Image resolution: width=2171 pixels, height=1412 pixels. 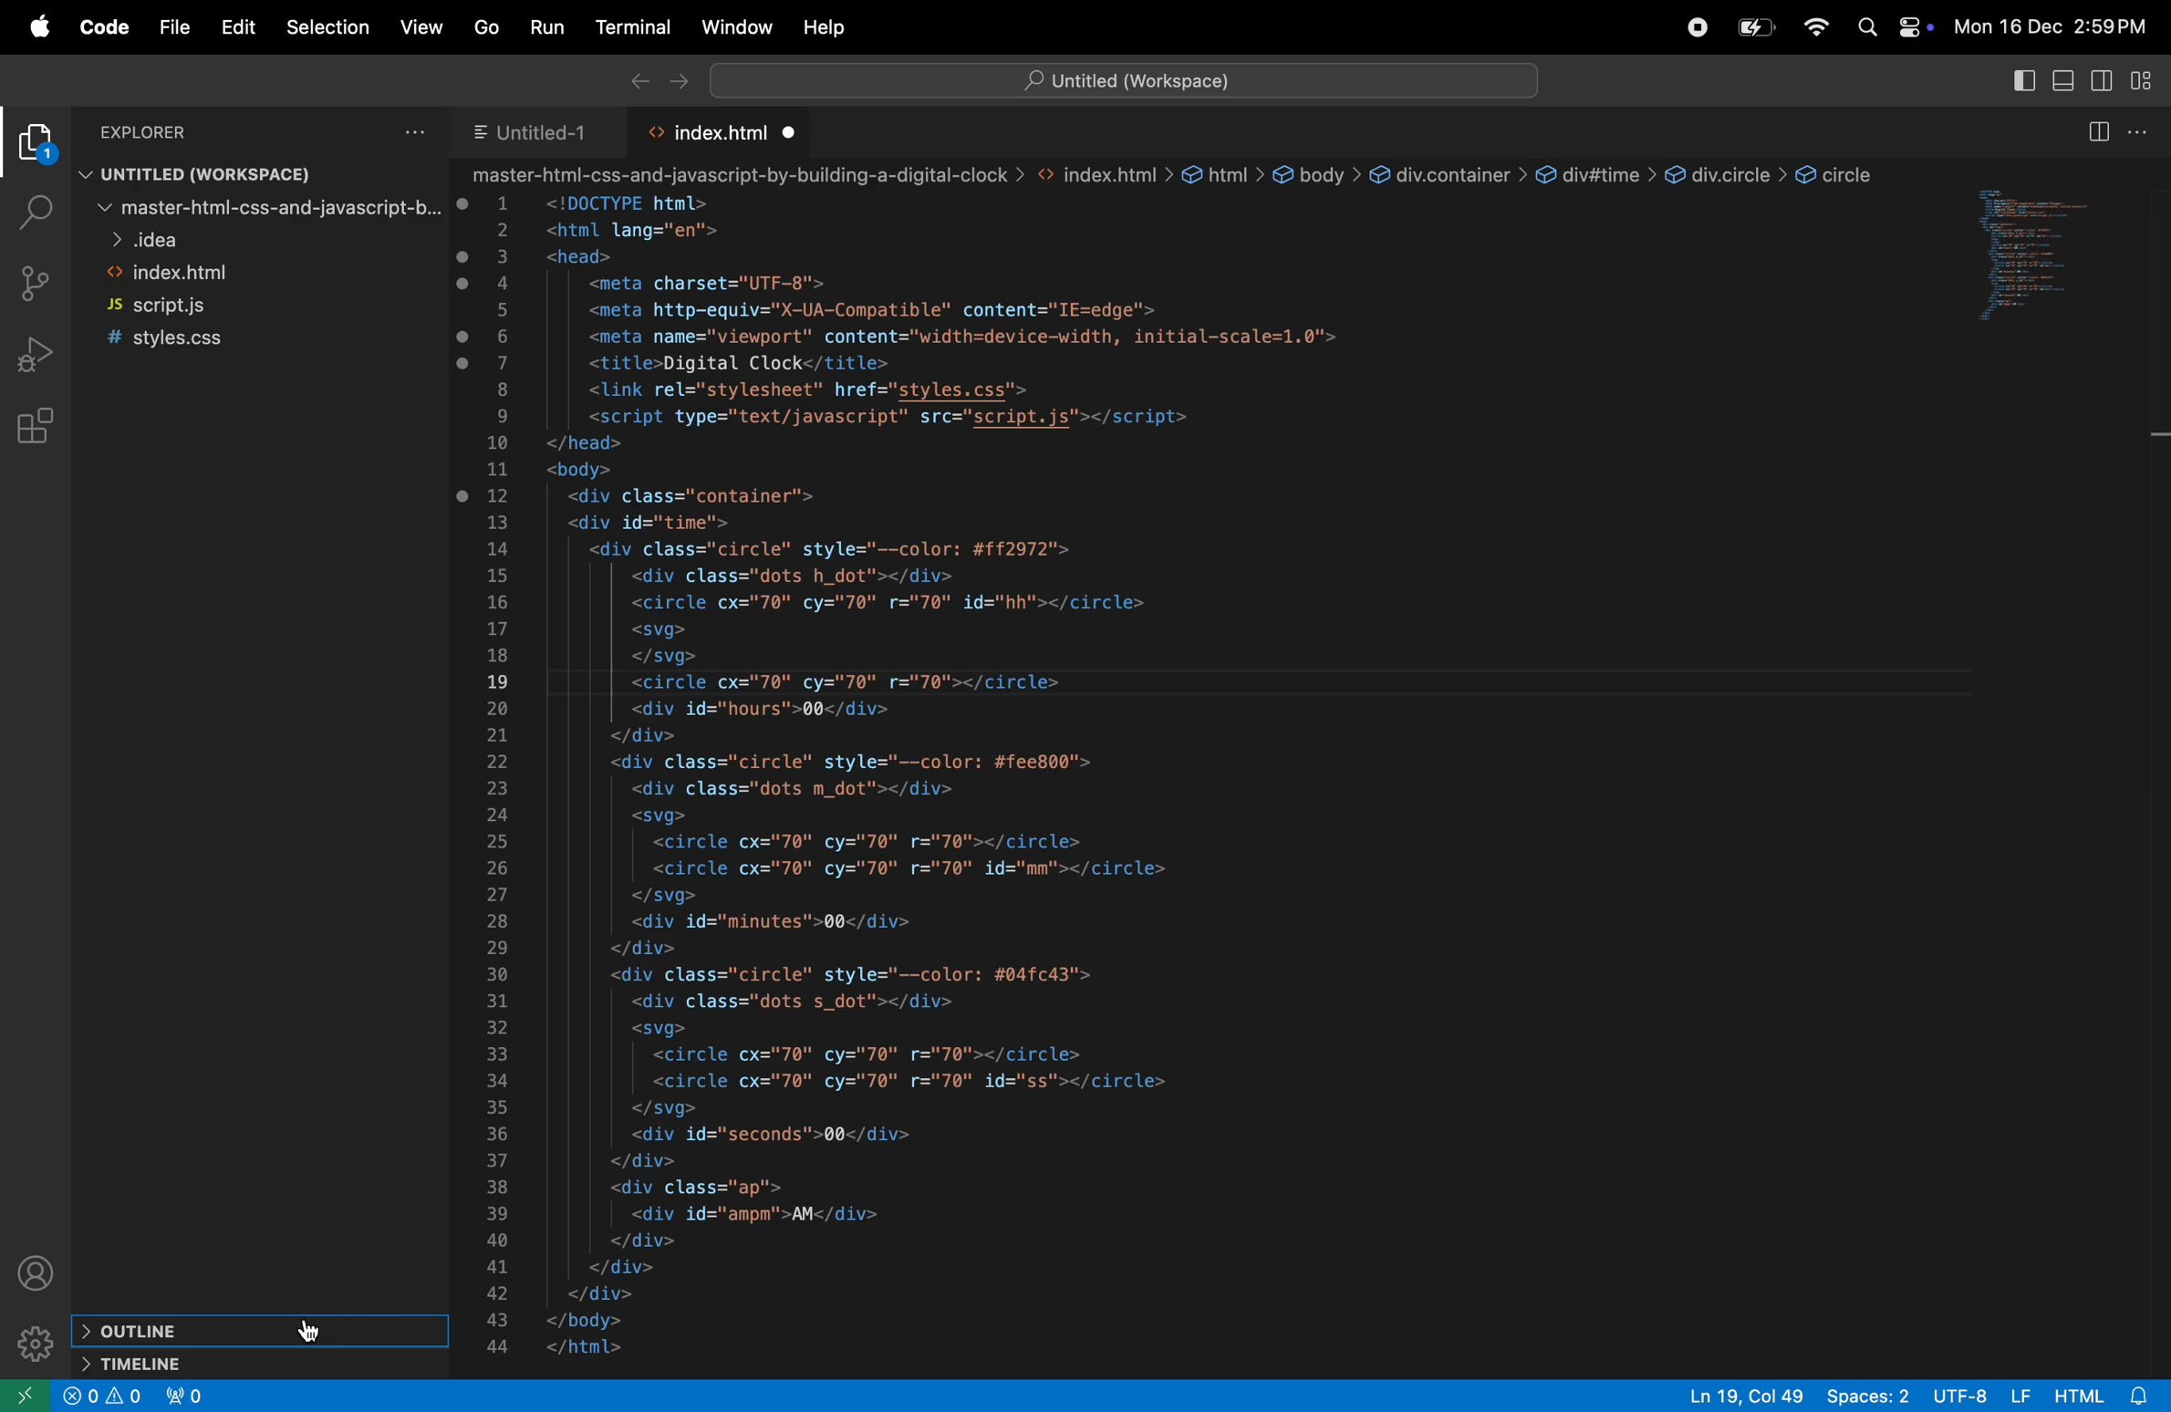 I want to click on file, so click(x=169, y=28).